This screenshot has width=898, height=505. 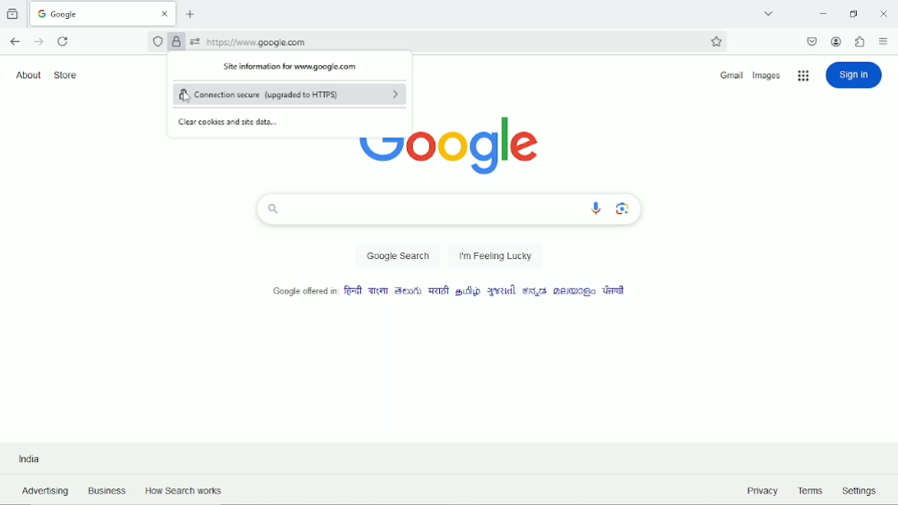 What do you see at coordinates (29, 457) in the screenshot?
I see `India` at bounding box center [29, 457].